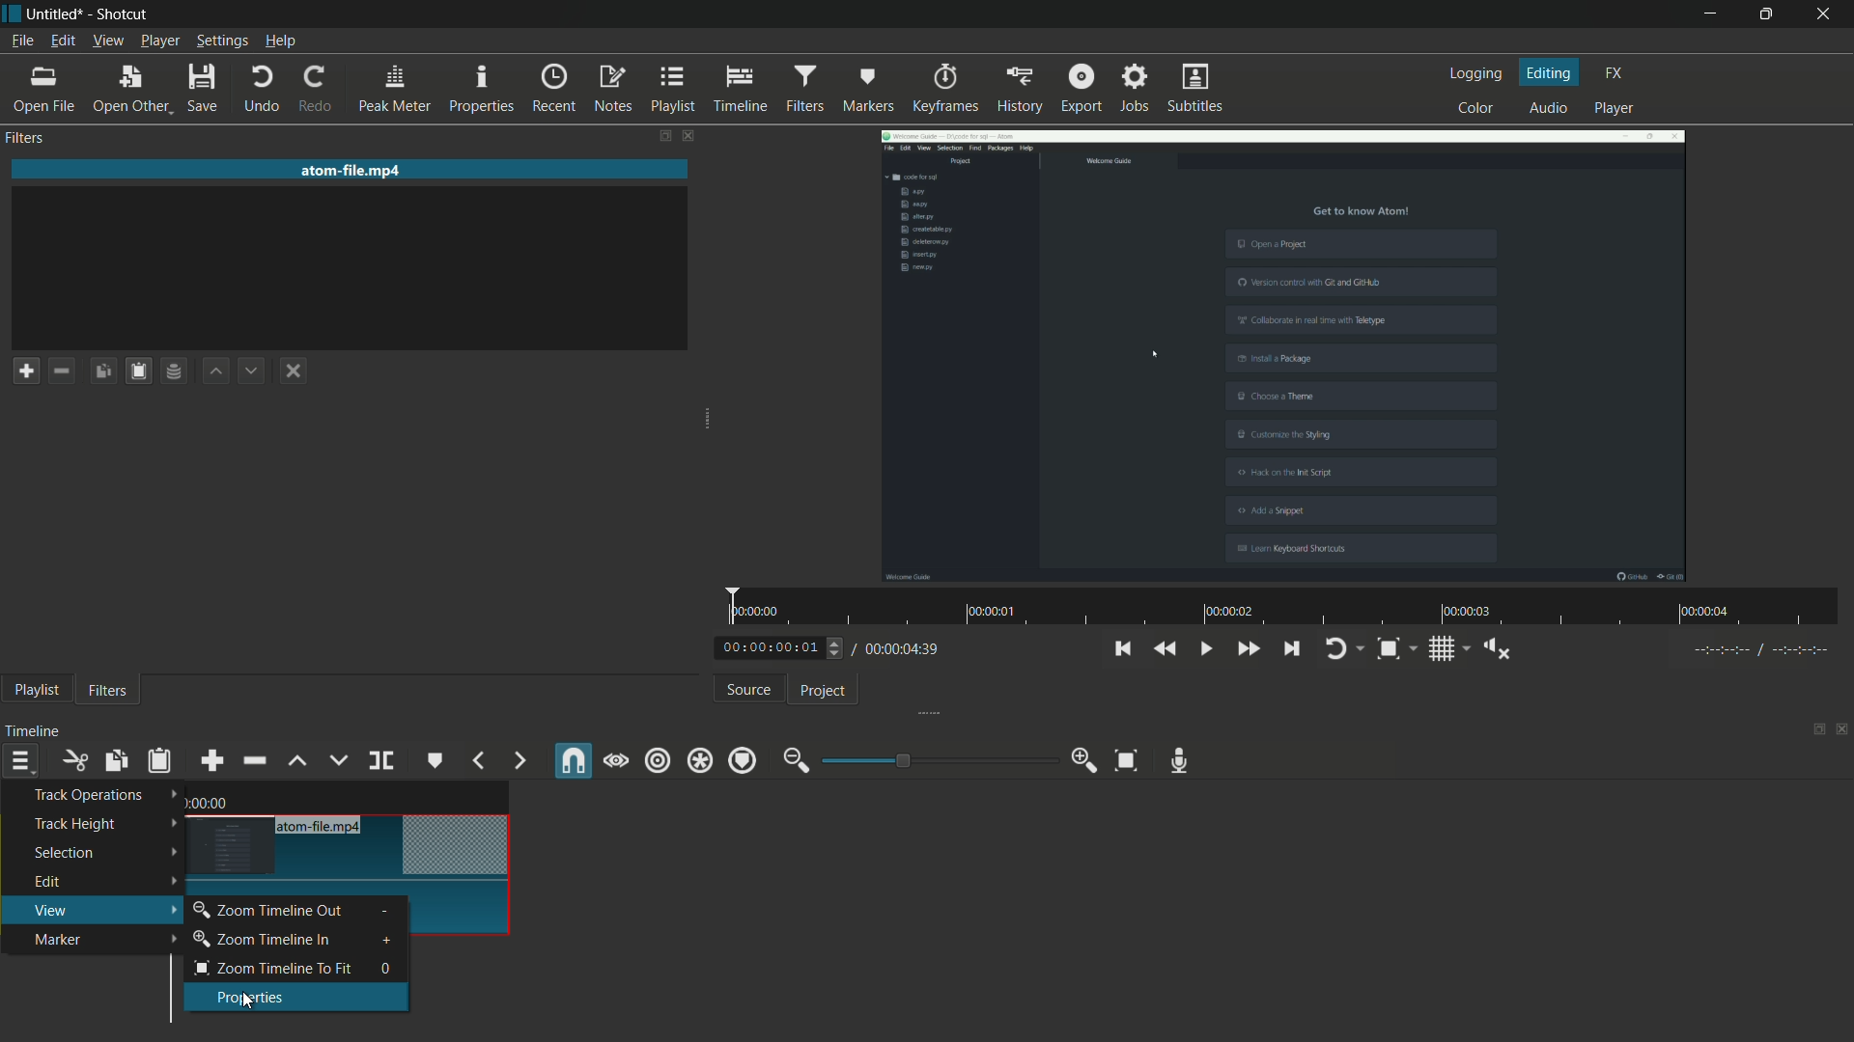 The height and width of the screenshot is (1042, 1854). Describe the element at coordinates (102, 908) in the screenshot. I see `view` at that location.